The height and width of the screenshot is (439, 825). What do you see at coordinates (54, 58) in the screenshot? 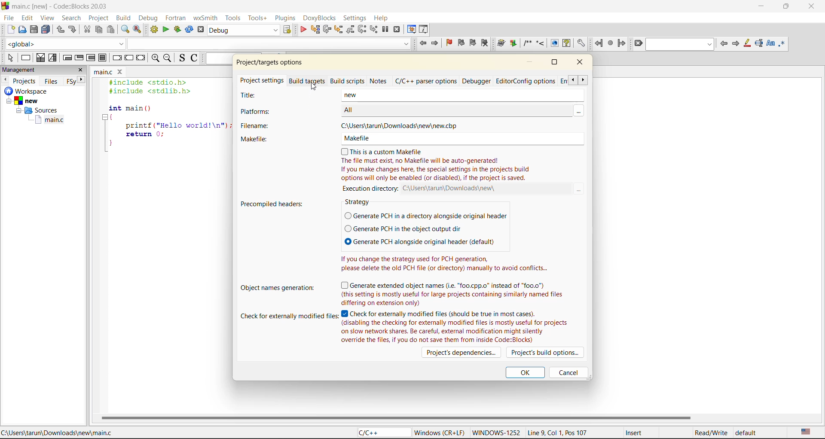
I see `selection` at bounding box center [54, 58].